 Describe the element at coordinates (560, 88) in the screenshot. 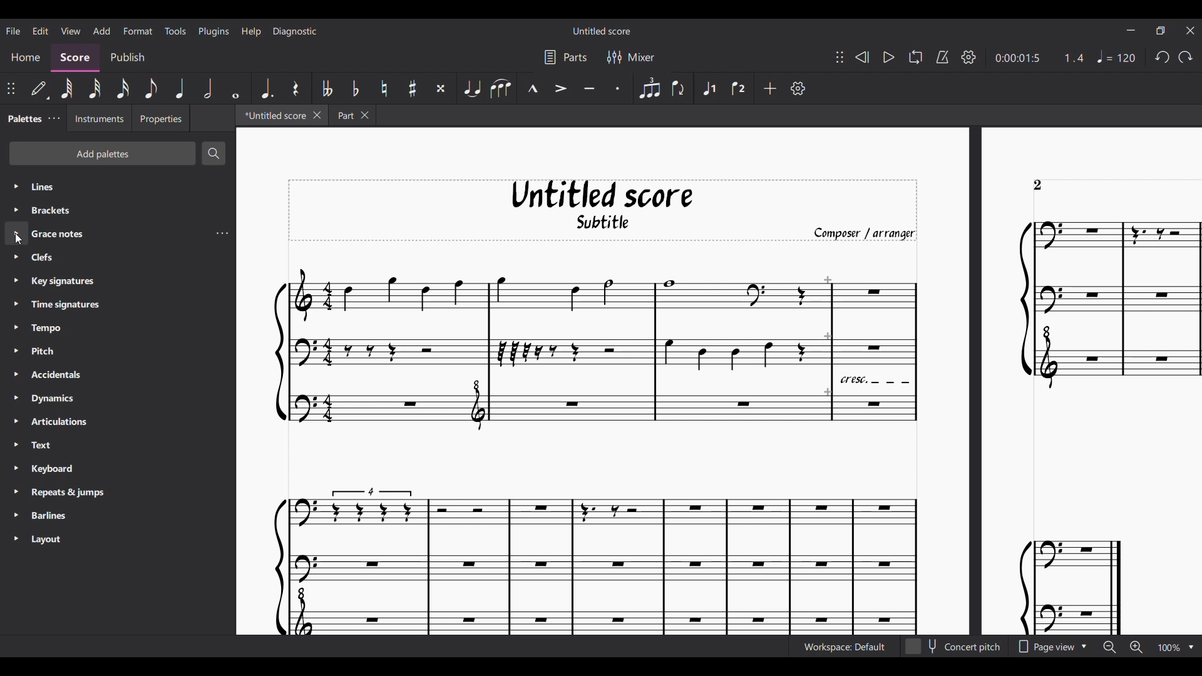

I see `Accent` at that location.